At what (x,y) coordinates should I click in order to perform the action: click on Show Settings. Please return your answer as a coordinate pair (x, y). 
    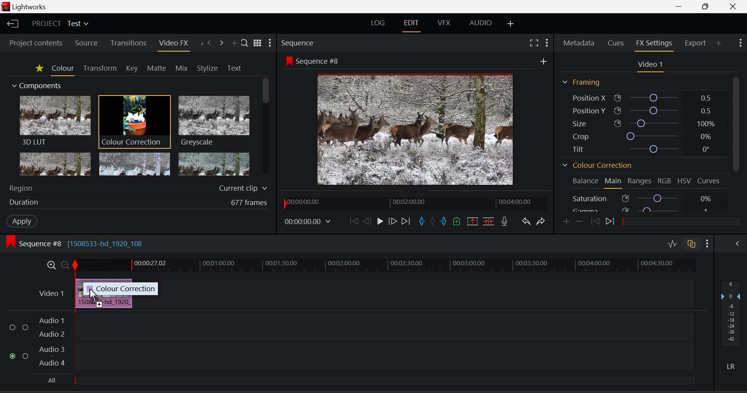
    Looking at the image, I should click on (546, 43).